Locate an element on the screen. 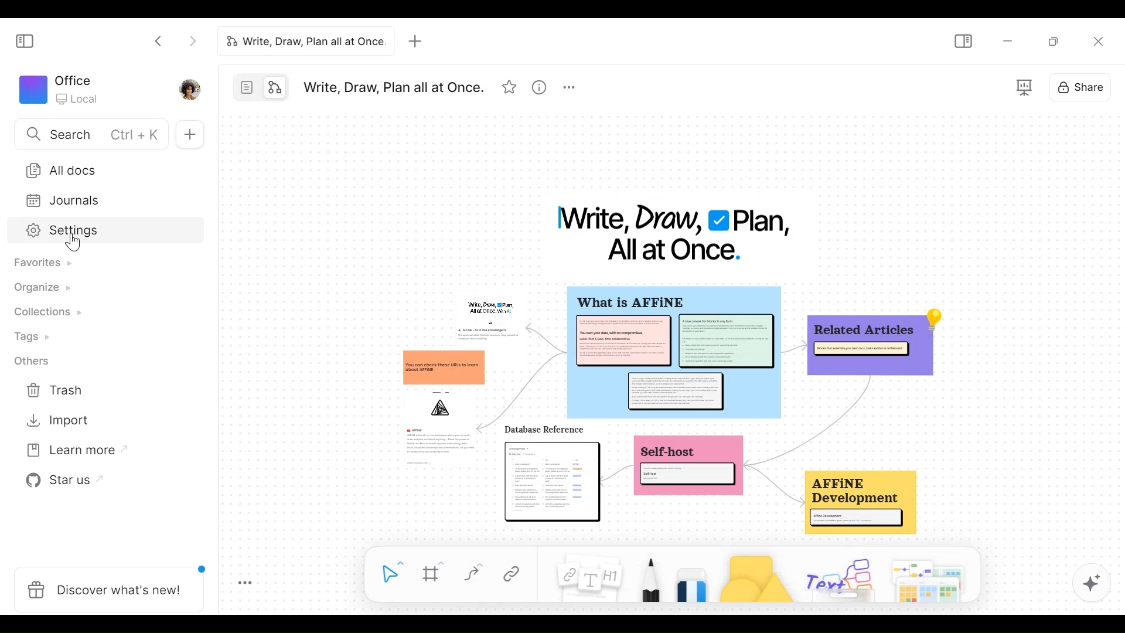 Image resolution: width=1125 pixels, height=633 pixels. Profile picture is located at coordinates (189, 89).